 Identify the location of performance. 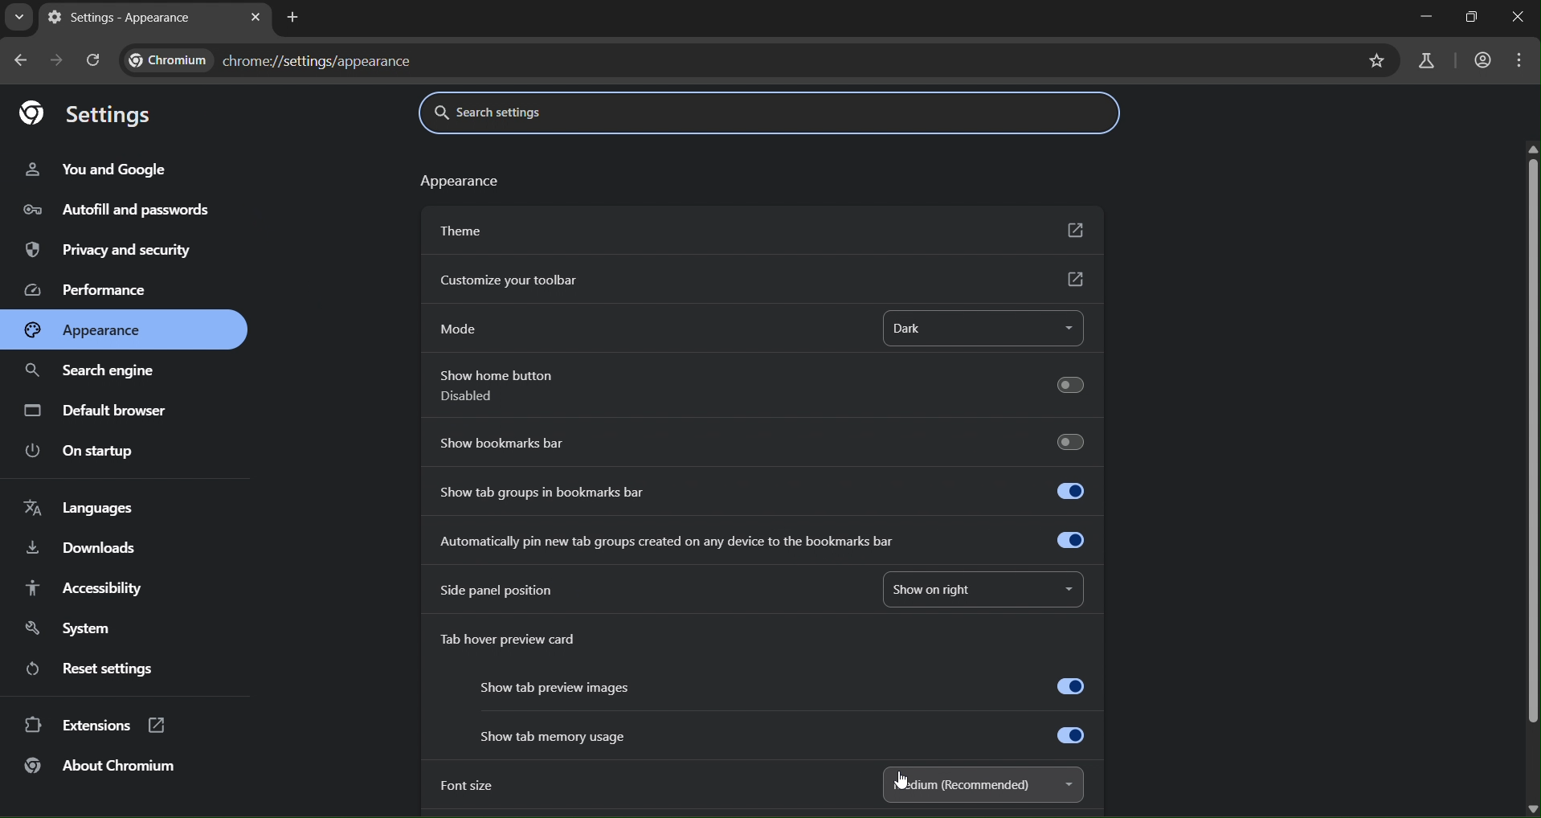
(86, 288).